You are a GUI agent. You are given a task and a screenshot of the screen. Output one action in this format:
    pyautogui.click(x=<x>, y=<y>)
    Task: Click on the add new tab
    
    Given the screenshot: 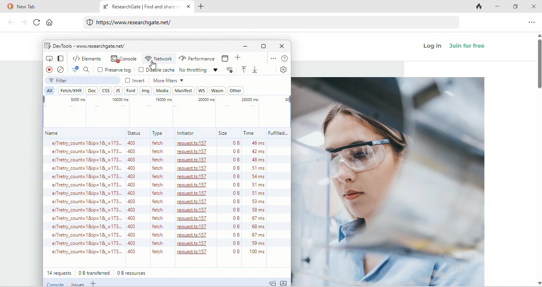 What is the action you would take?
    pyautogui.click(x=205, y=7)
    